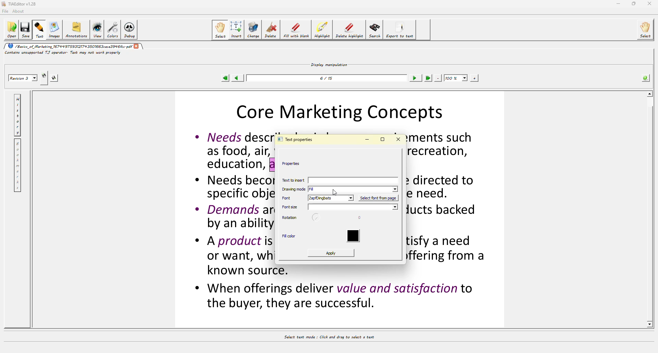 This screenshot has width=658, height=353. Describe the element at coordinates (5, 12) in the screenshot. I see `file` at that location.